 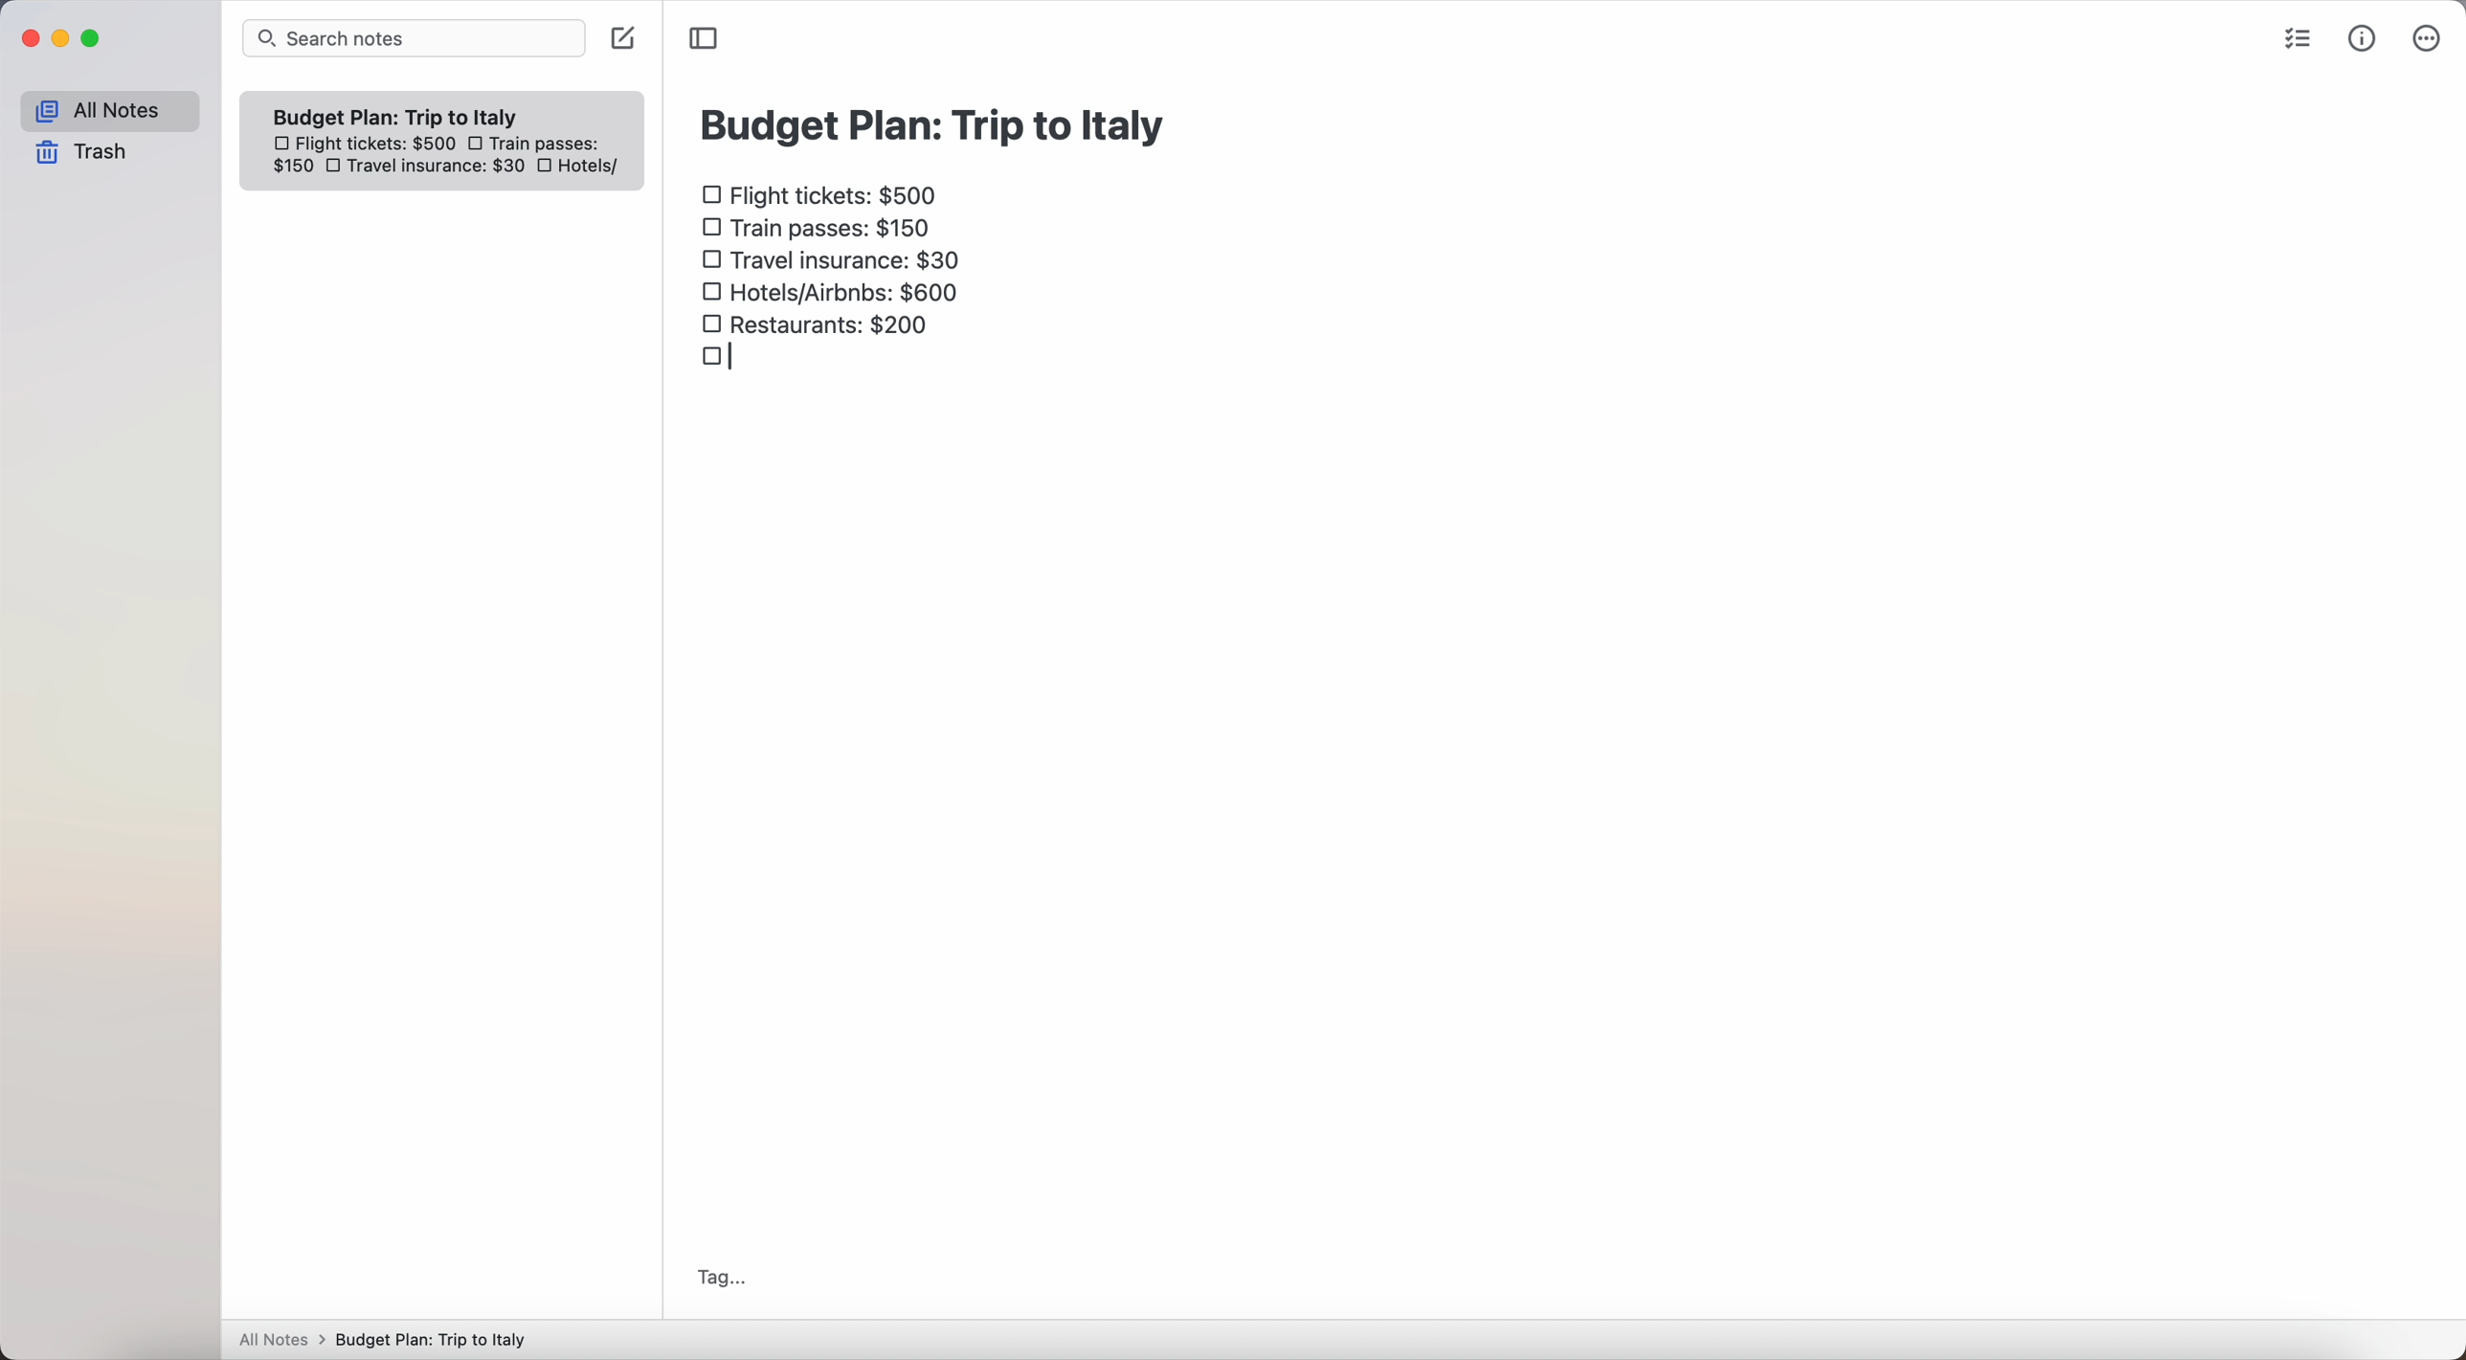 I want to click on trash, so click(x=82, y=152).